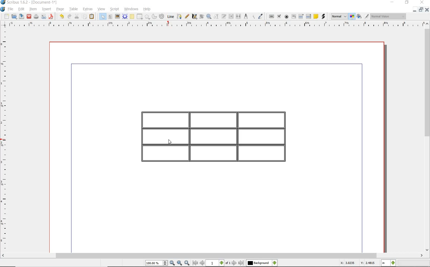  Describe the element at coordinates (351, 16) in the screenshot. I see `toggle color management system` at that location.